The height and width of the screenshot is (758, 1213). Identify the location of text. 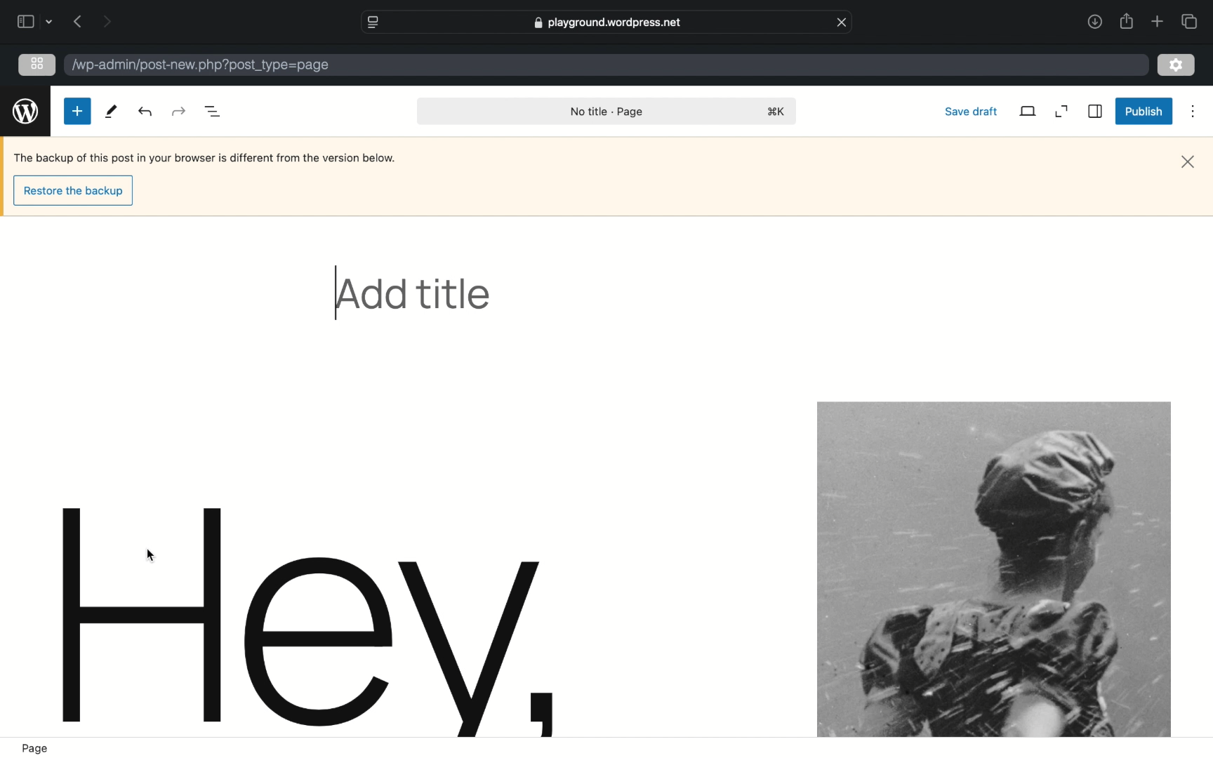
(314, 622).